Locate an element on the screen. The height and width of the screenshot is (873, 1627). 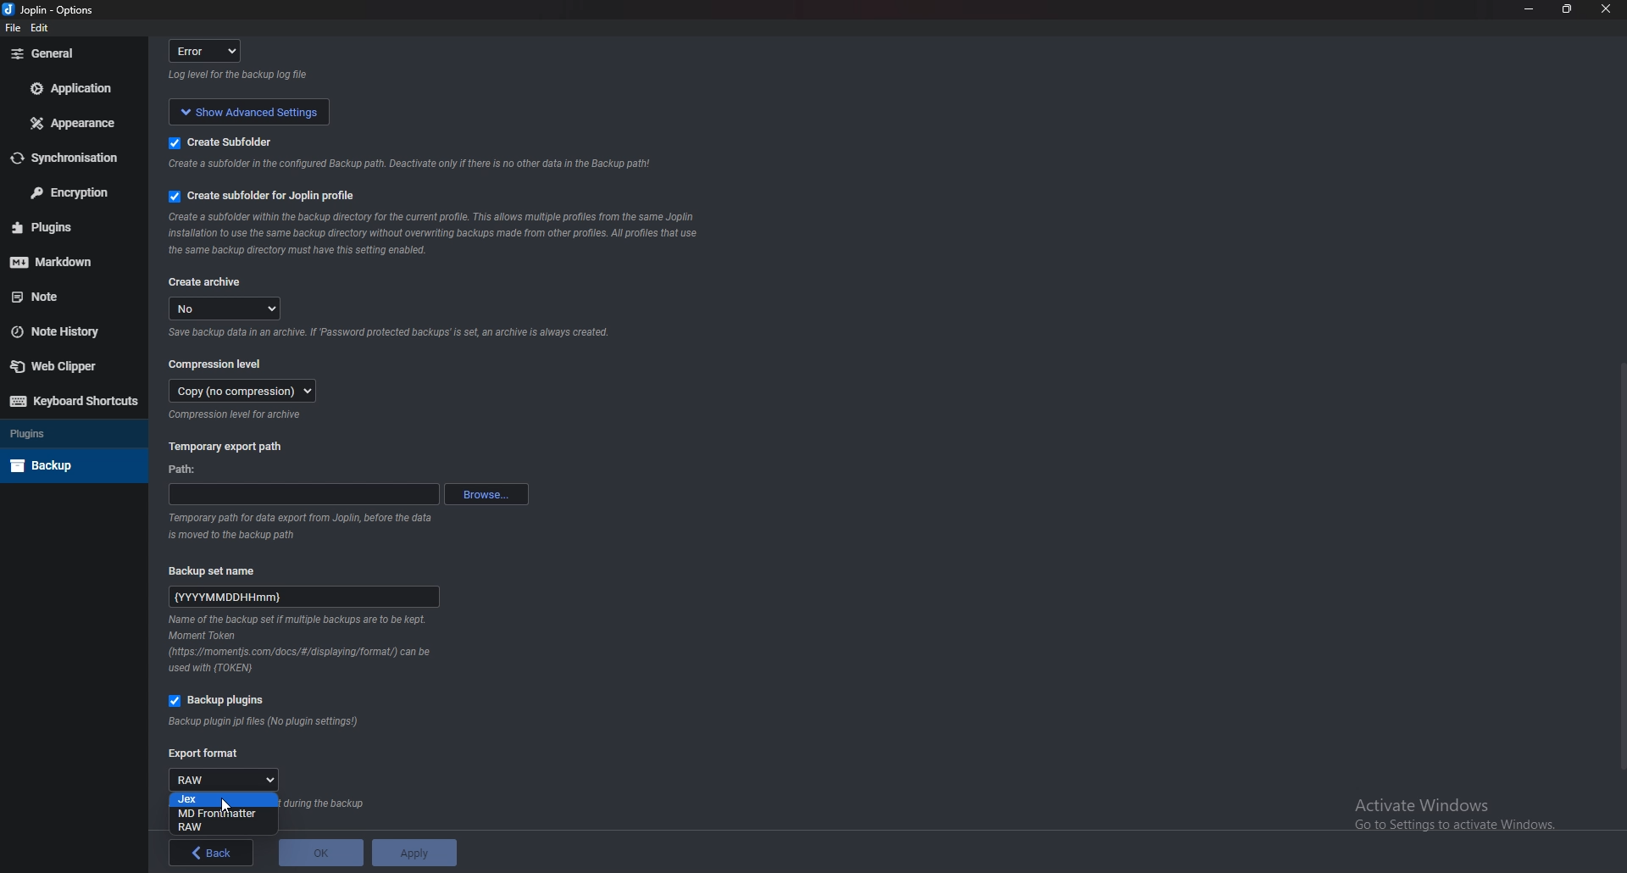
Synchronization is located at coordinates (67, 158).